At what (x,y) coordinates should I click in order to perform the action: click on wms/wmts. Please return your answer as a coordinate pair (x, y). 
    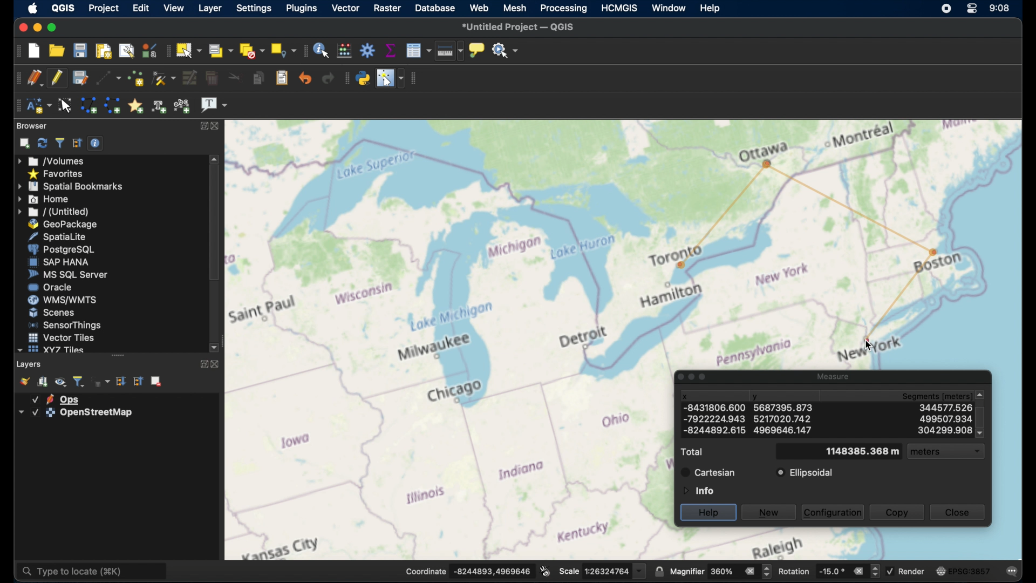
    Looking at the image, I should click on (62, 301).